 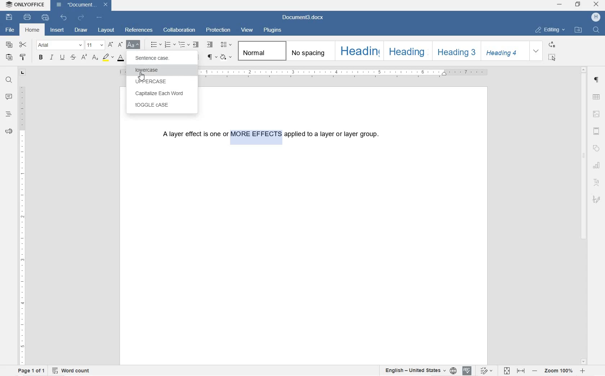 I want to click on SPELL CHECKING, so click(x=467, y=370).